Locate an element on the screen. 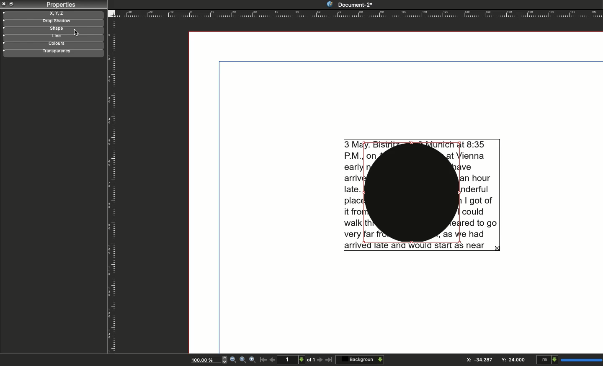  Guide is located at coordinates (4, 13).